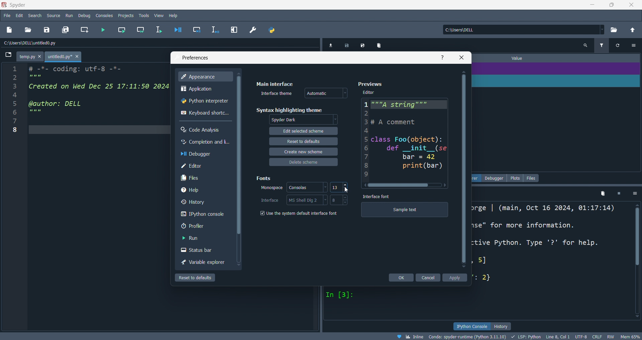 This screenshot has height=340, width=642. Describe the element at coordinates (65, 29) in the screenshot. I see `save all file` at that location.